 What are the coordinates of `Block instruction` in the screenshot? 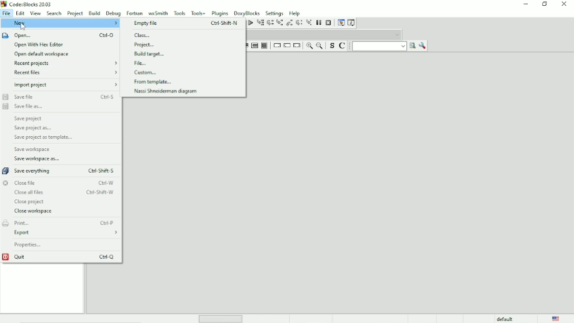 It's located at (264, 46).